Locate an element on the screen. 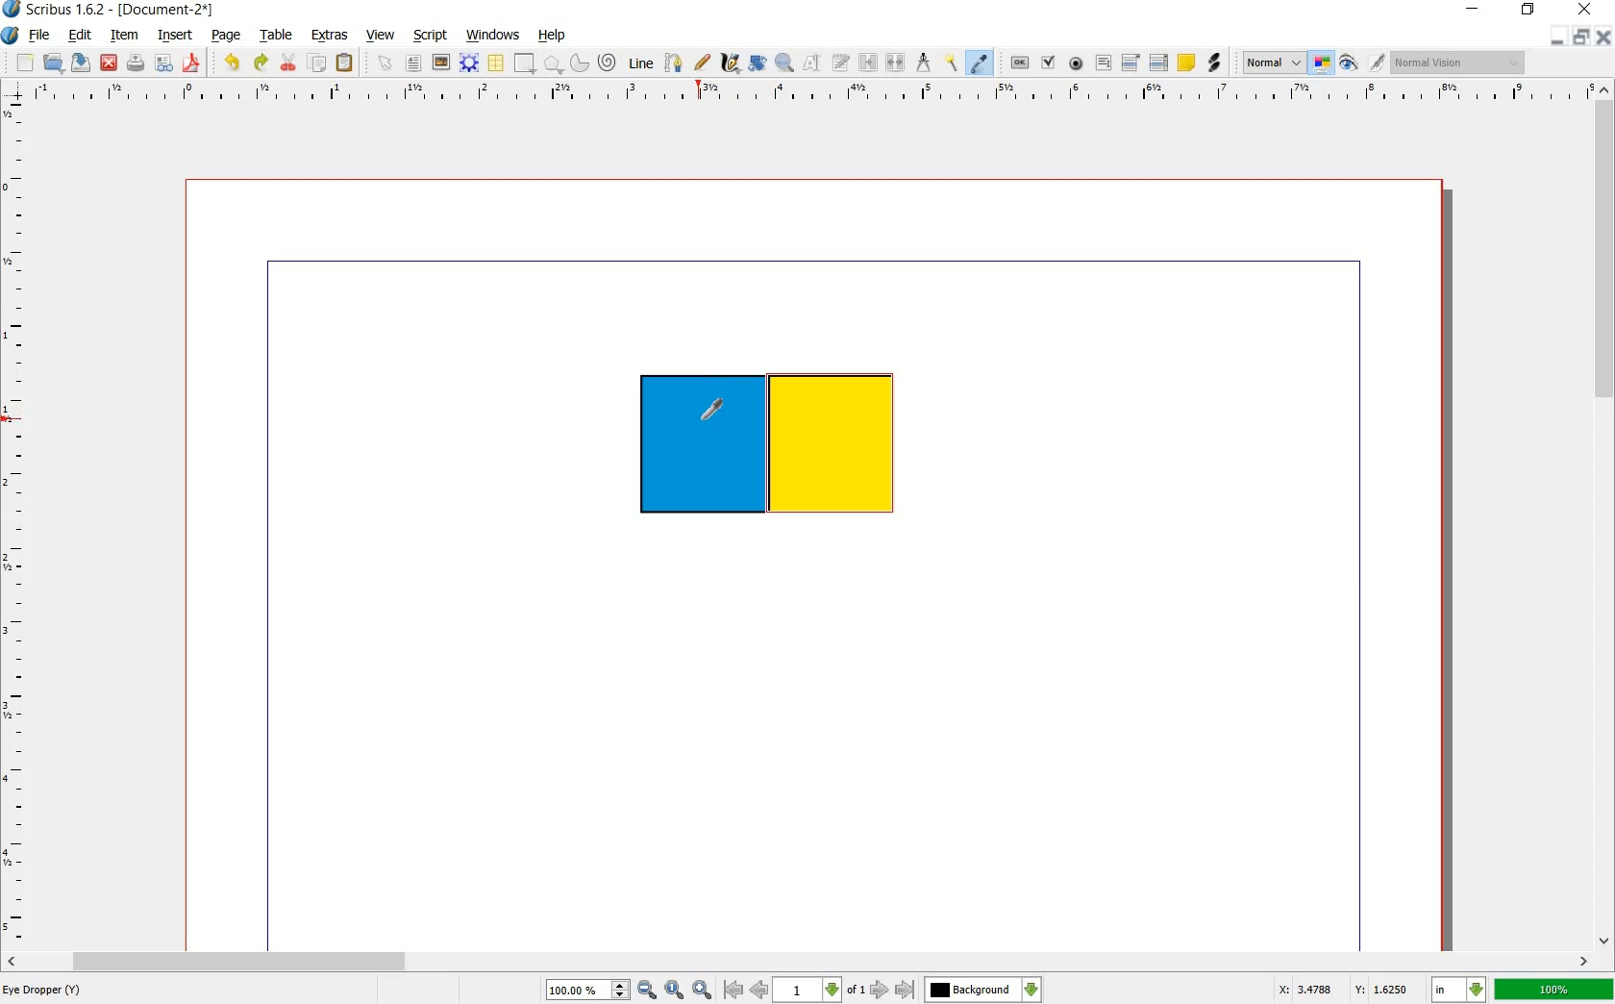  polygon is located at coordinates (553, 64).